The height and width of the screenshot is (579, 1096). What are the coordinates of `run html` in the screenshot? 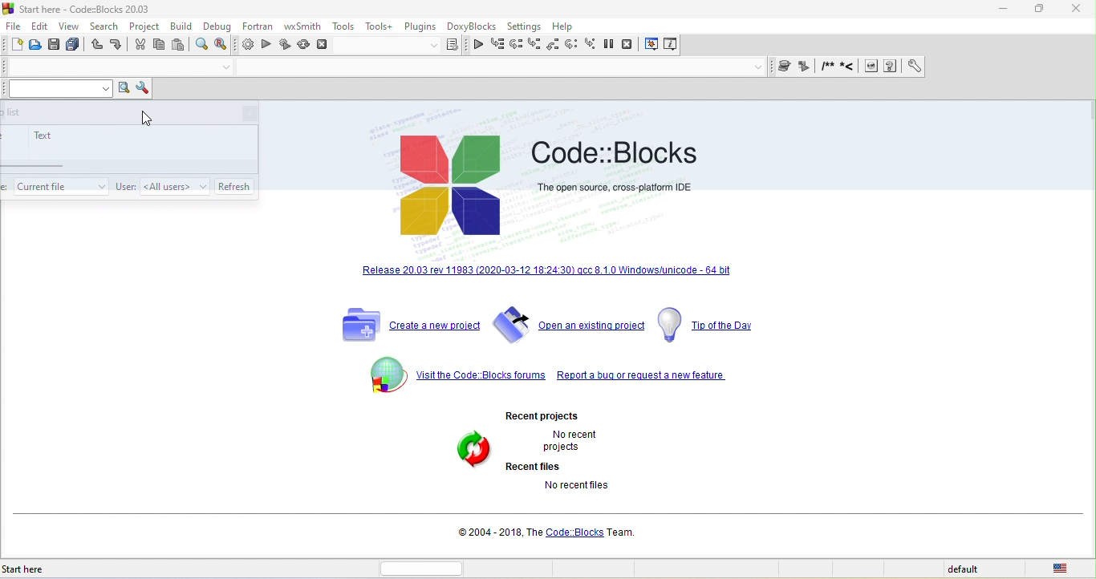 It's located at (871, 67).